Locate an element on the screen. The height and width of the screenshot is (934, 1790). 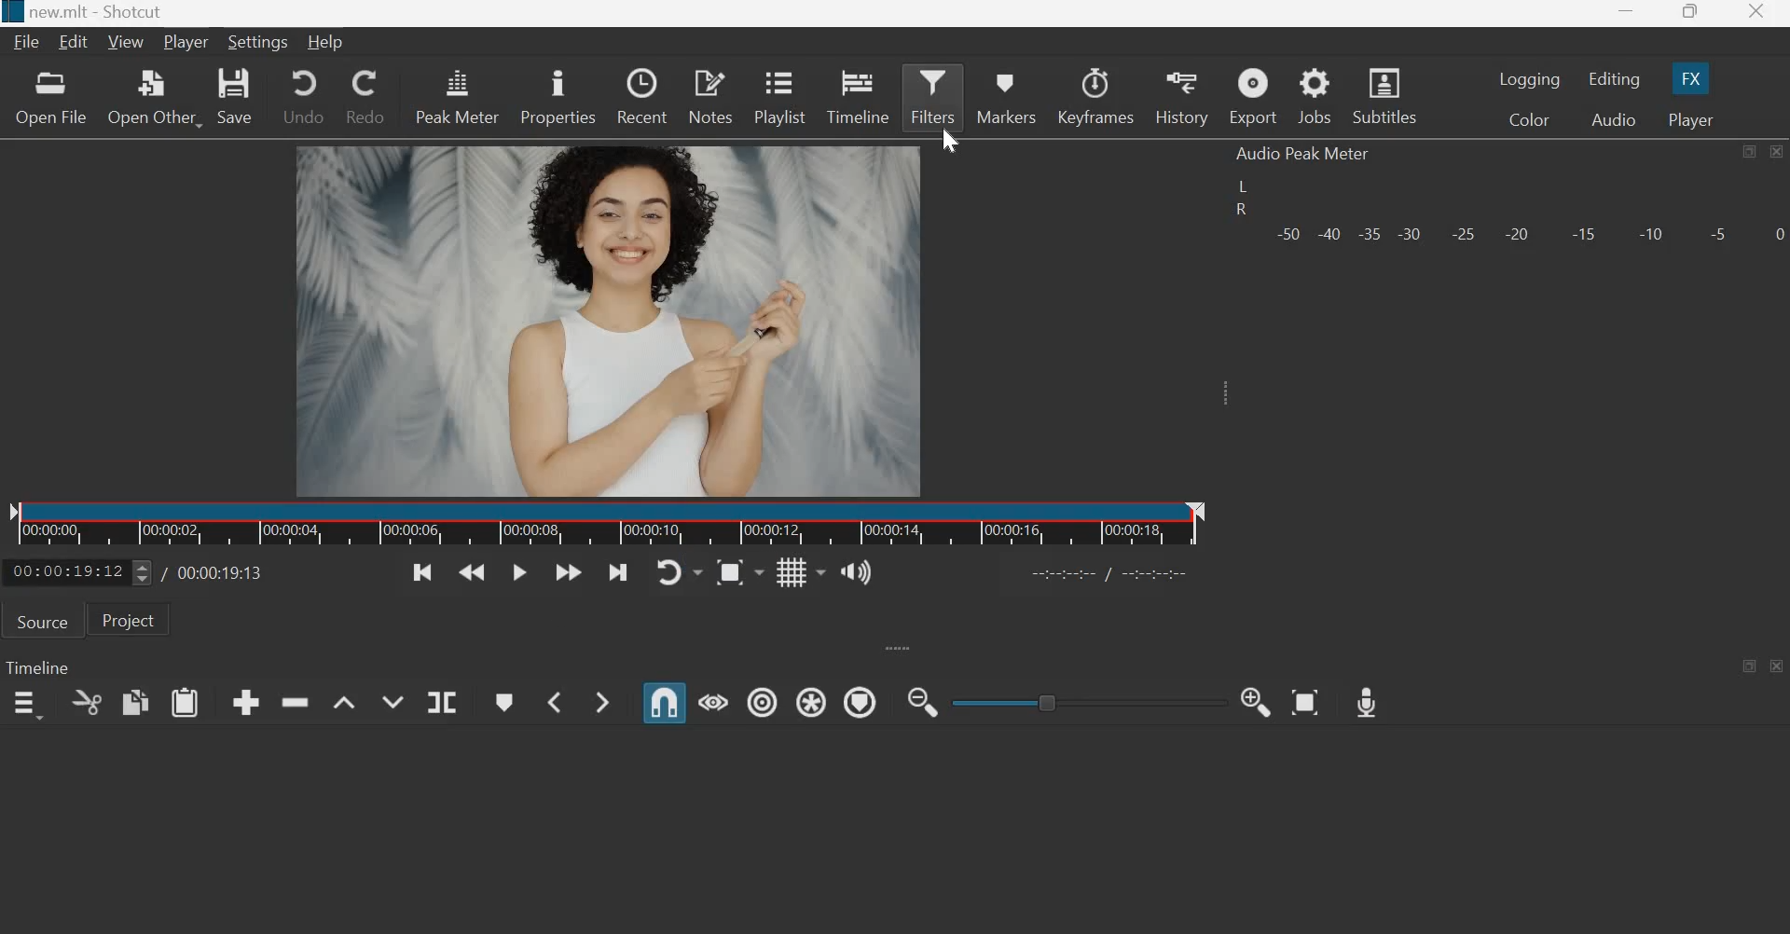
Edit is located at coordinates (76, 42).